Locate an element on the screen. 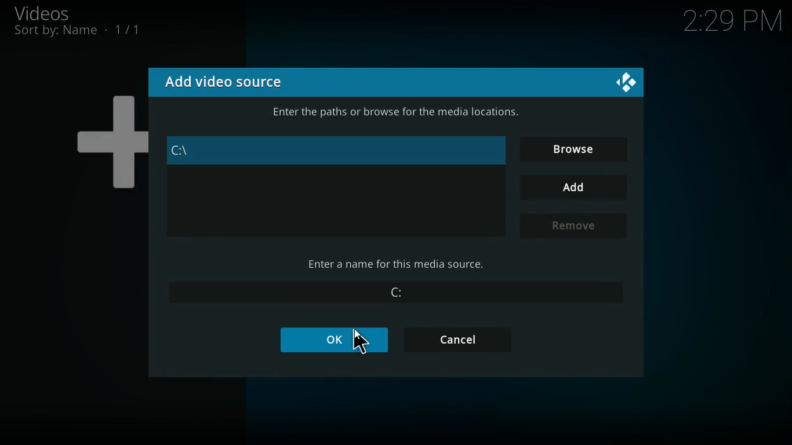 The height and width of the screenshot is (445, 792). remove is located at coordinates (576, 228).